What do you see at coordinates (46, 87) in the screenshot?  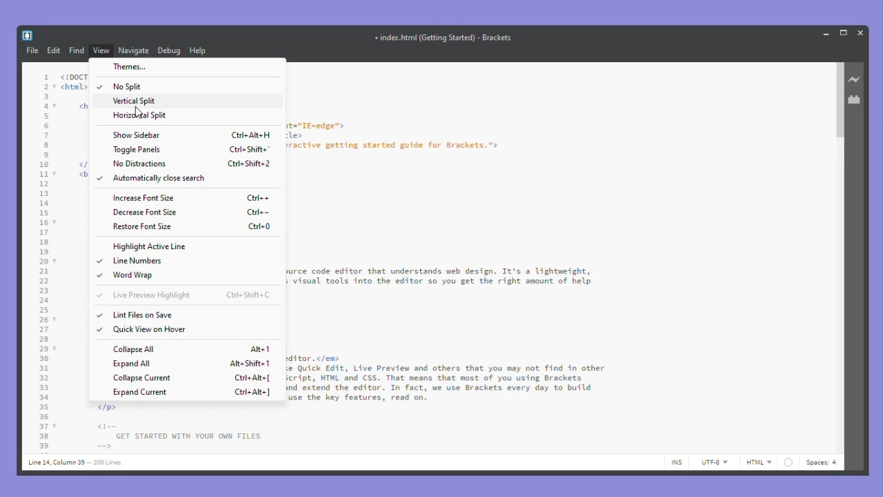 I see `2` at bounding box center [46, 87].